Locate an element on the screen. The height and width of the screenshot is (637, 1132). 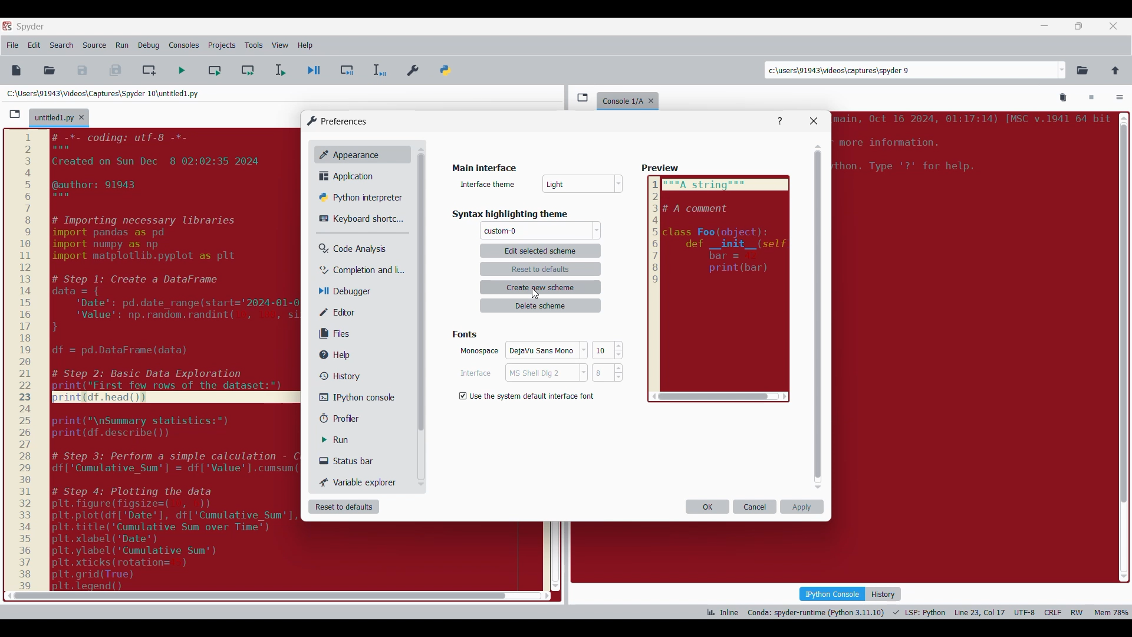
Run current cell is located at coordinates (215, 70).